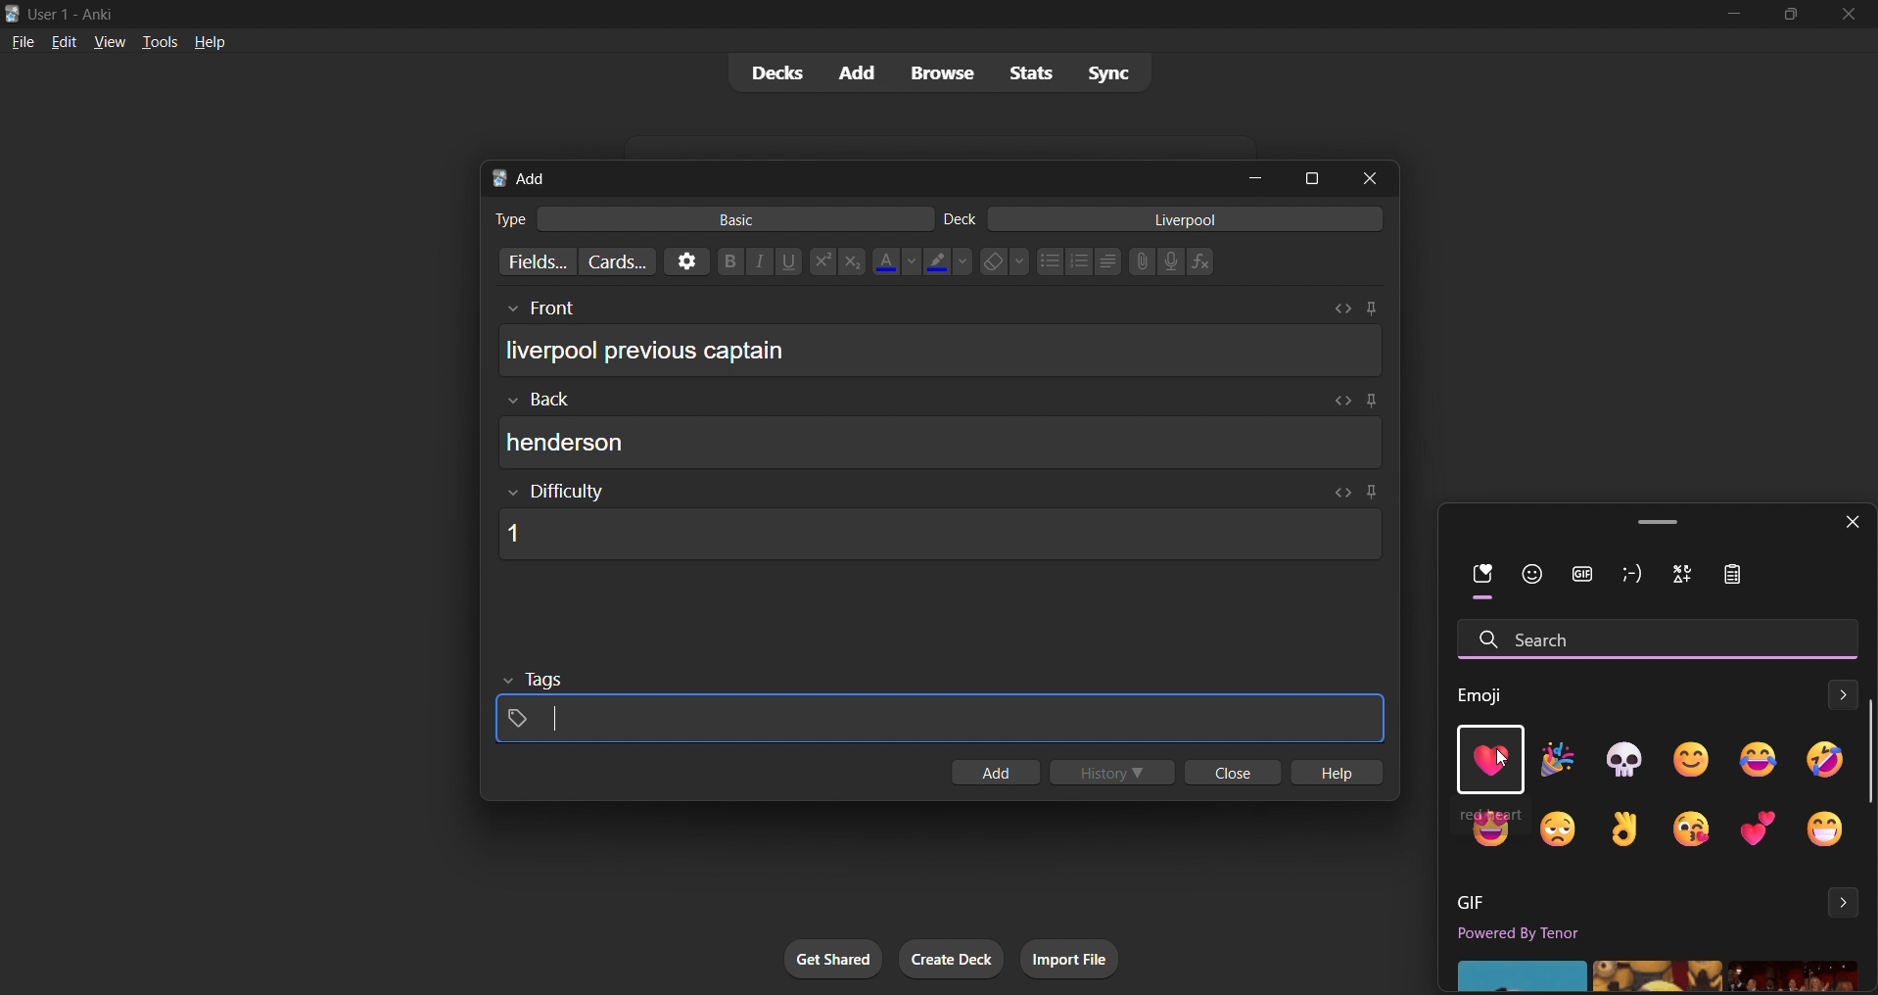 This screenshot has width=1878, height=995. Describe the element at coordinates (702, 215) in the screenshot. I see `card type input box` at that location.